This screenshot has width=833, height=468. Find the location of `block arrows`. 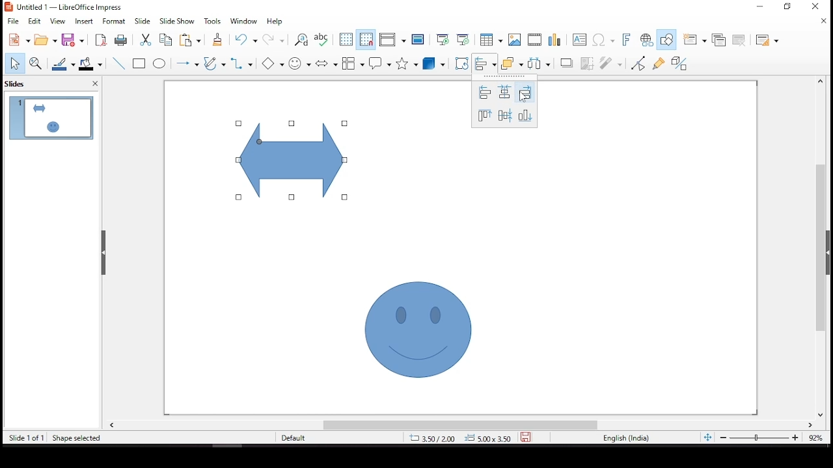

block arrows is located at coordinates (325, 61).